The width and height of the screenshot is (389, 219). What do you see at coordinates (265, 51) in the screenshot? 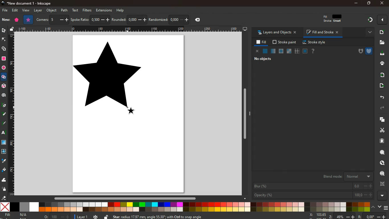
I see `normal` at bounding box center [265, 51].